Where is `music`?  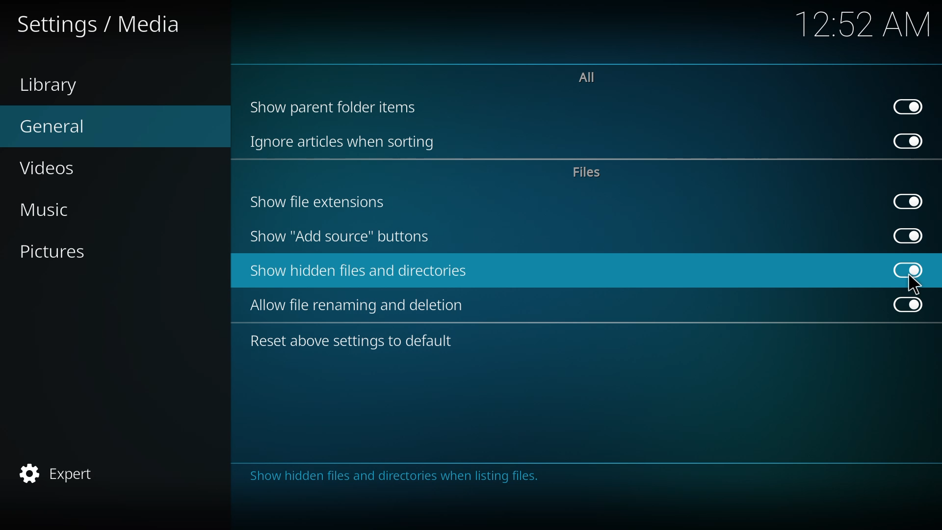 music is located at coordinates (58, 208).